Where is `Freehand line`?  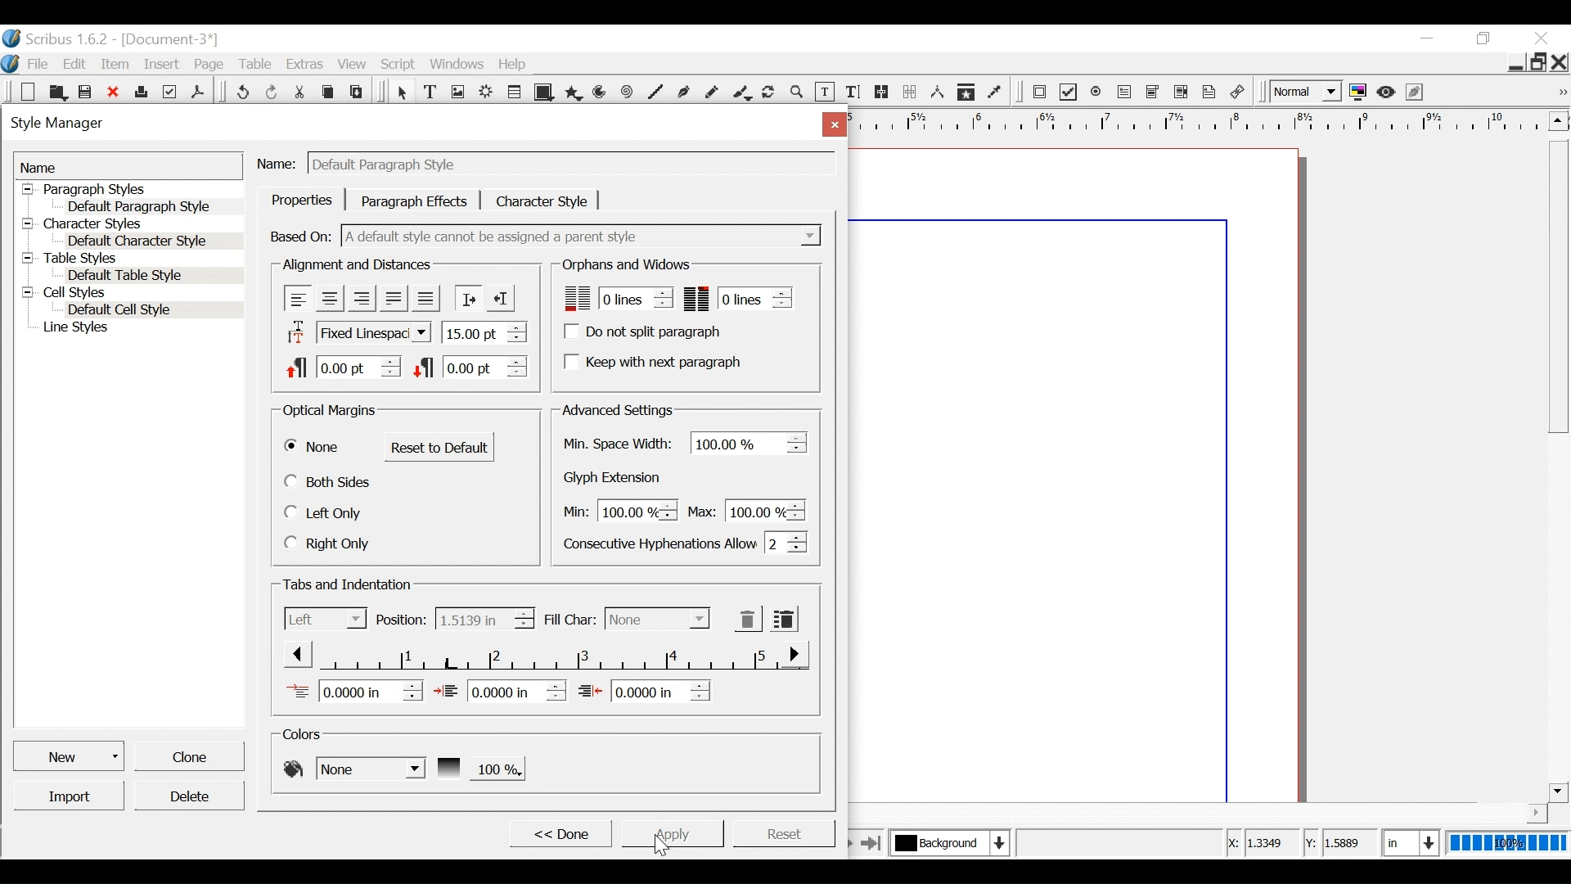
Freehand line is located at coordinates (713, 94).